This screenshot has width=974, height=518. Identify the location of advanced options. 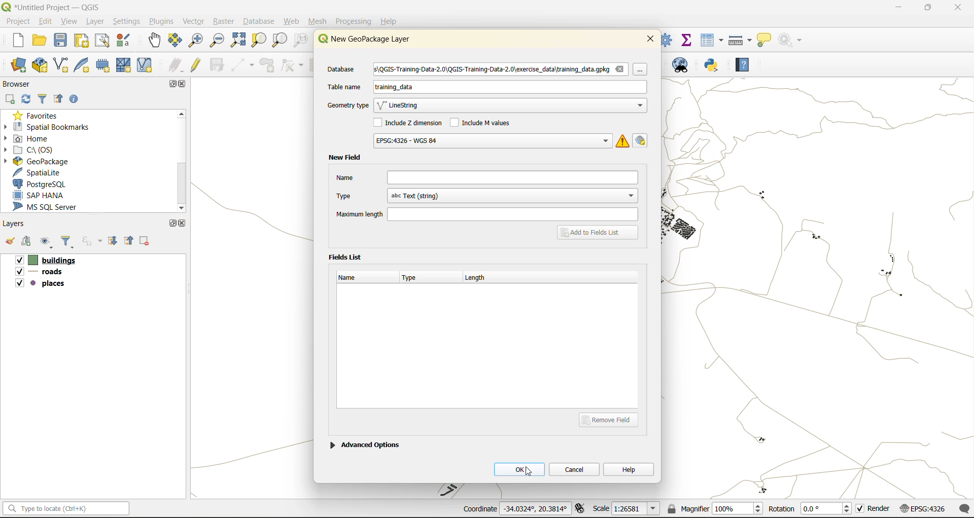
(365, 443).